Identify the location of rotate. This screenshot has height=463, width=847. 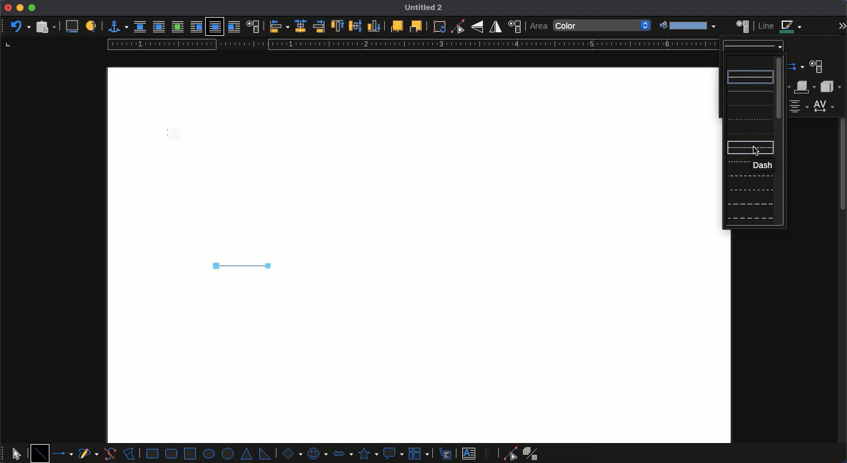
(439, 26).